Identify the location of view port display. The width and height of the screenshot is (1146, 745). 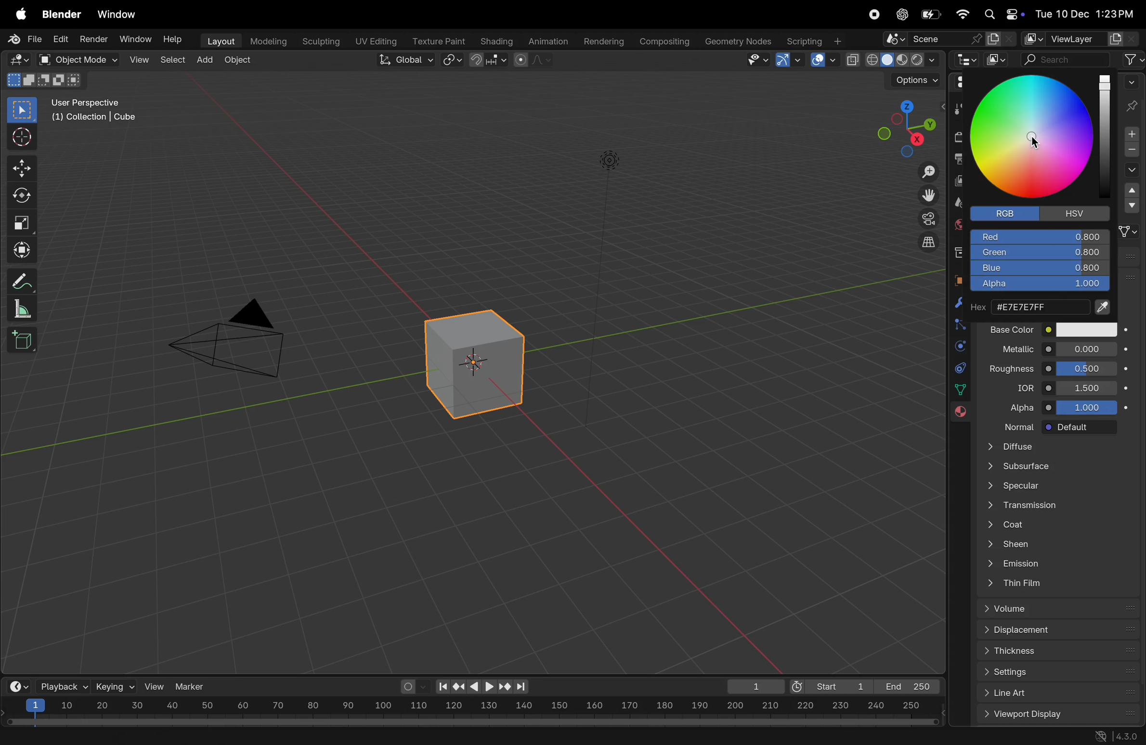
(1060, 715).